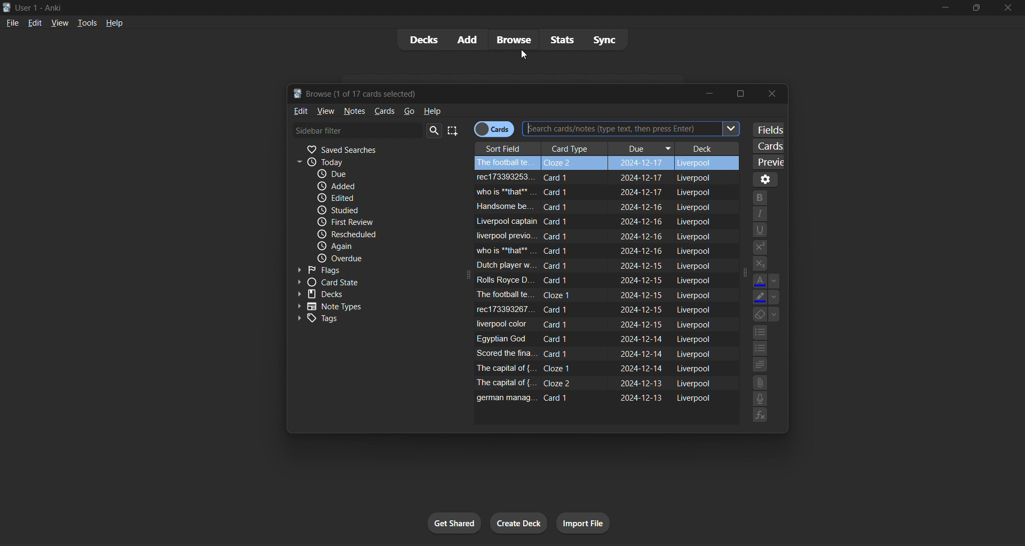 Image resolution: width=1025 pixels, height=546 pixels. Describe the element at coordinates (459, 524) in the screenshot. I see `get shared` at that location.